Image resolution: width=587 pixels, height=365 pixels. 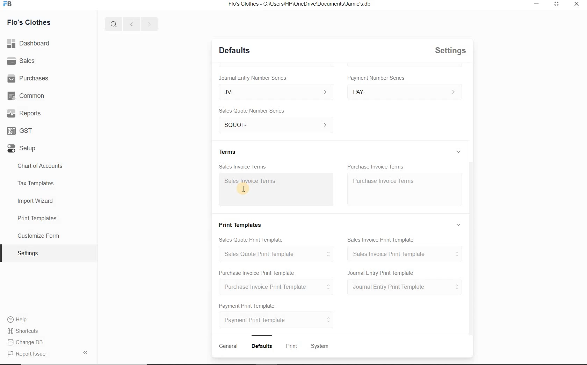 What do you see at coordinates (381, 272) in the screenshot?
I see `Journal Entry Print Template` at bounding box center [381, 272].